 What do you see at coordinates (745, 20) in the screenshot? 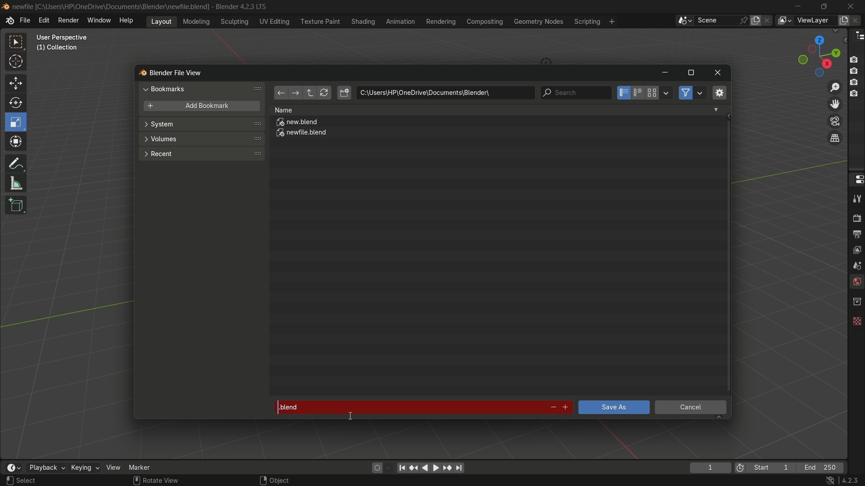
I see `pin scene to workplace` at bounding box center [745, 20].